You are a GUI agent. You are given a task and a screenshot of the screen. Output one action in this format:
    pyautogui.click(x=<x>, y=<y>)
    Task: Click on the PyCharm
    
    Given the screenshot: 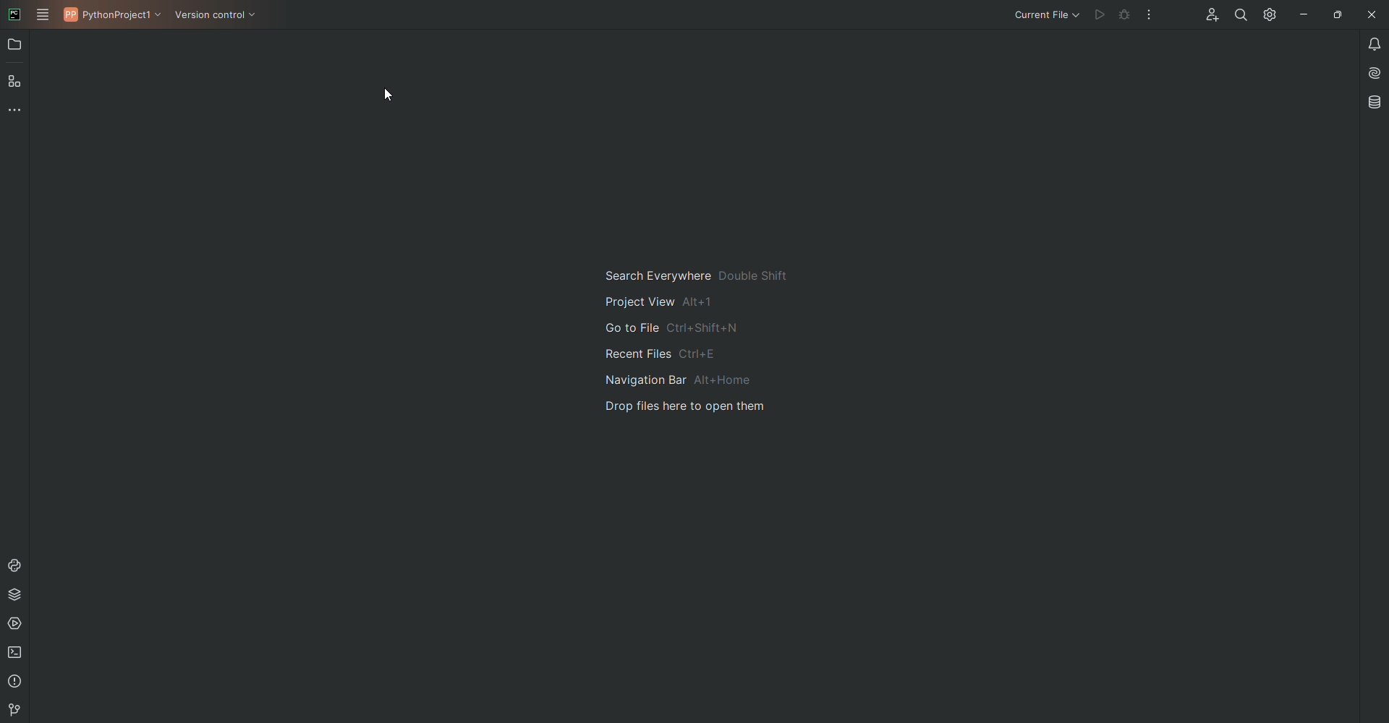 What is the action you would take?
    pyautogui.click(x=14, y=13)
    